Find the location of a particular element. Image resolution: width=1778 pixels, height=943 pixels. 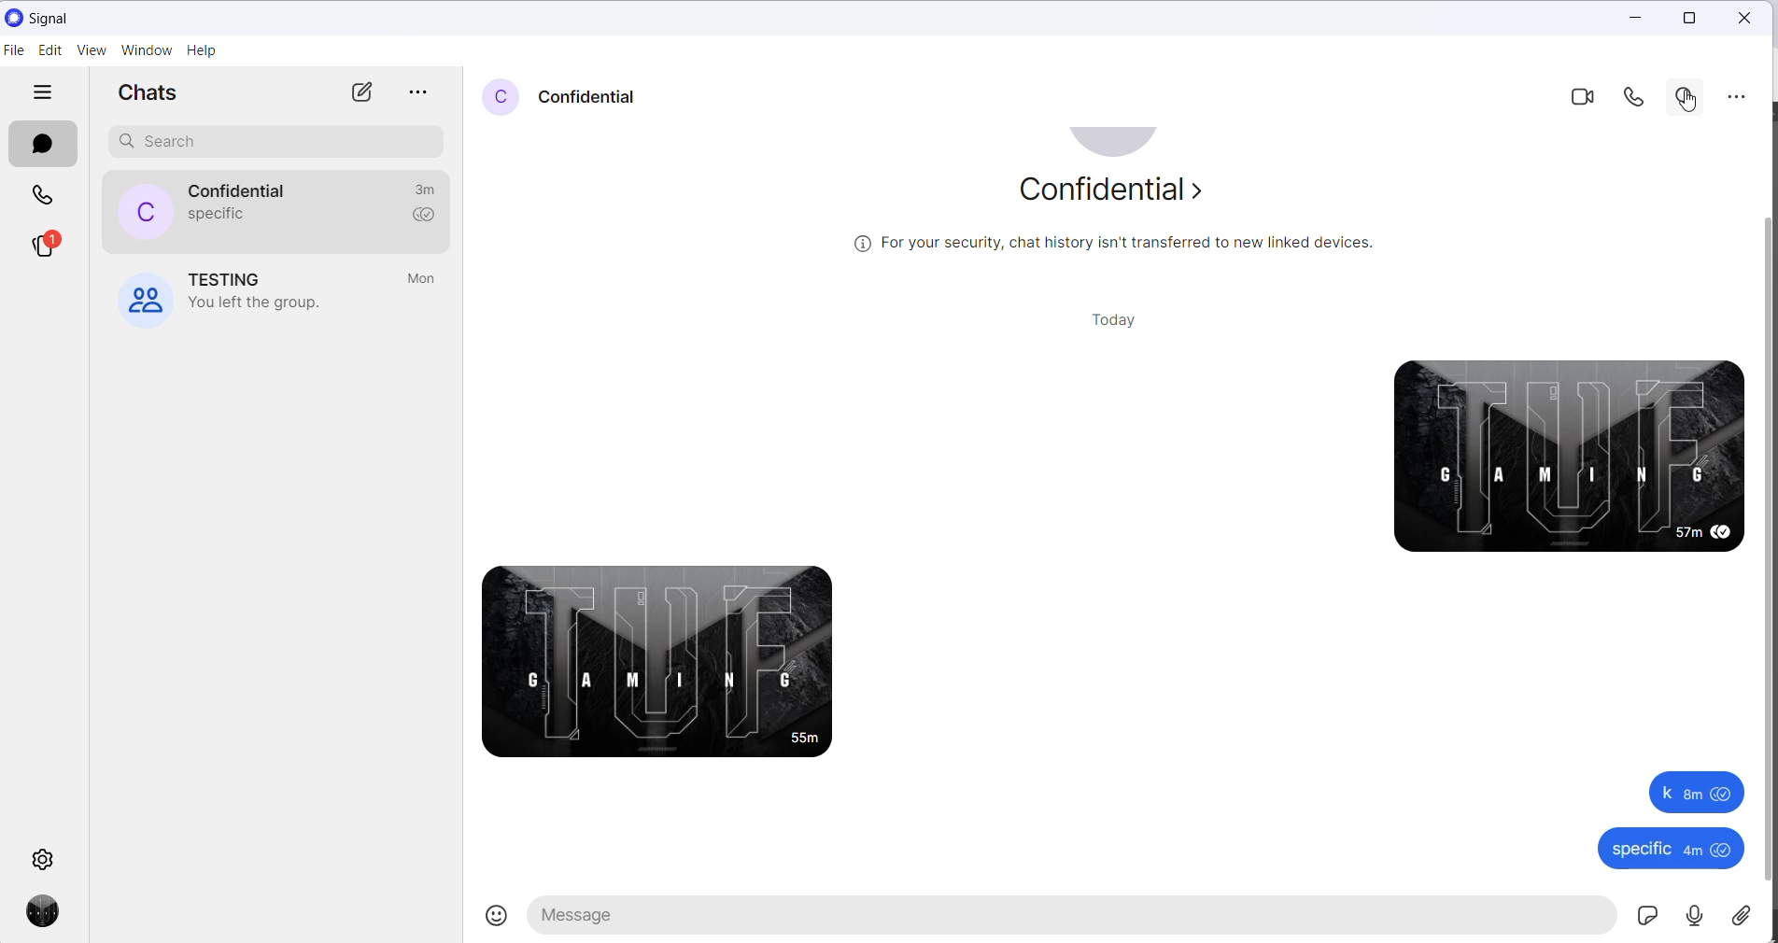

about contact is located at coordinates (1114, 194).